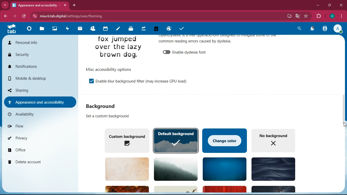  Describe the element at coordinates (38, 114) in the screenshot. I see `availability` at that location.